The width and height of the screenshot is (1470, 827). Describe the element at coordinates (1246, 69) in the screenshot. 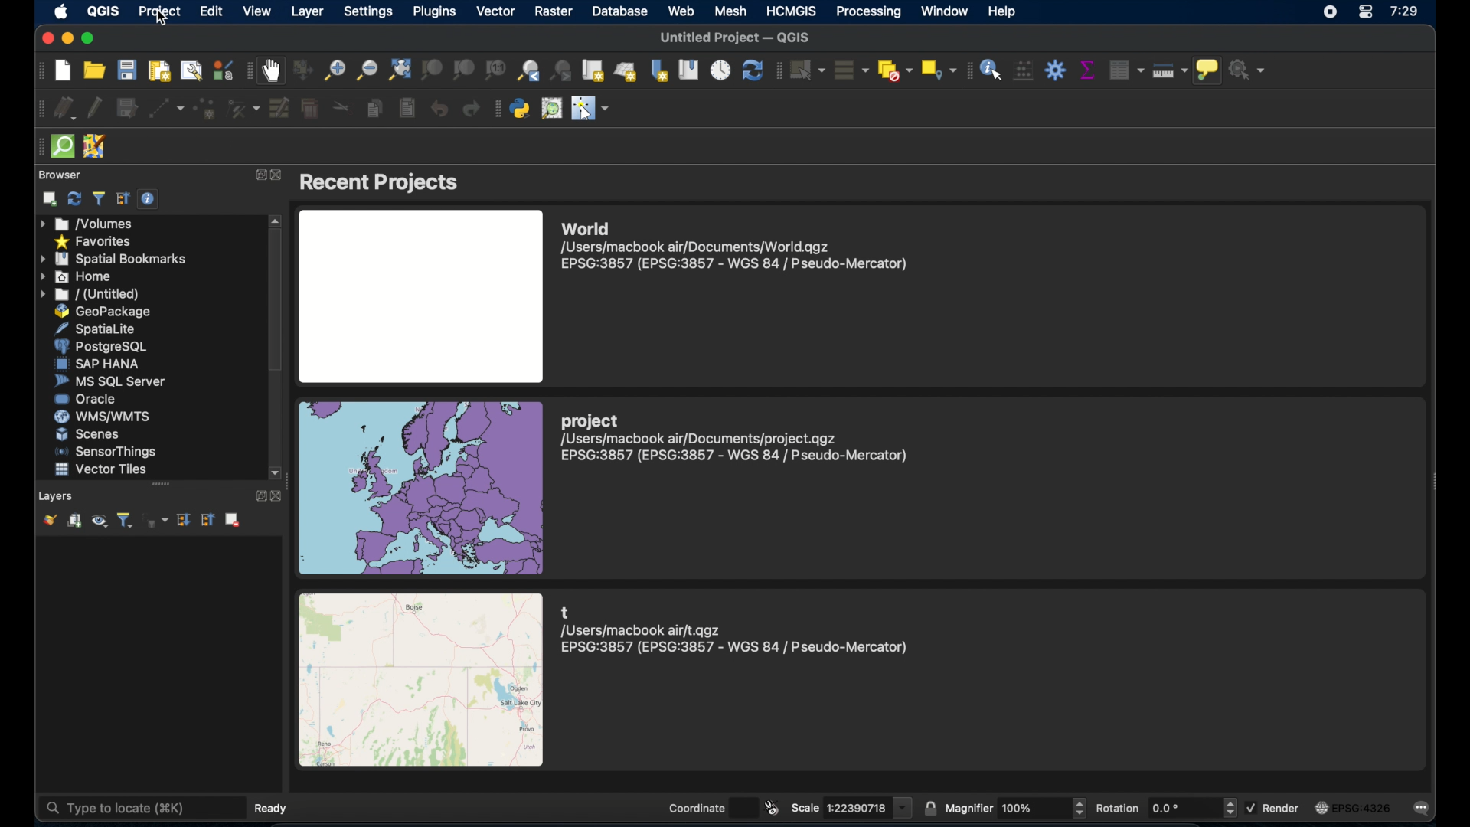

I see `no action selected` at that location.